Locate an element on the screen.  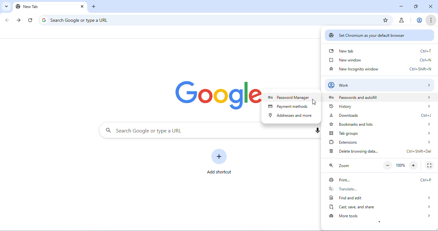
go back is located at coordinates (7, 20).